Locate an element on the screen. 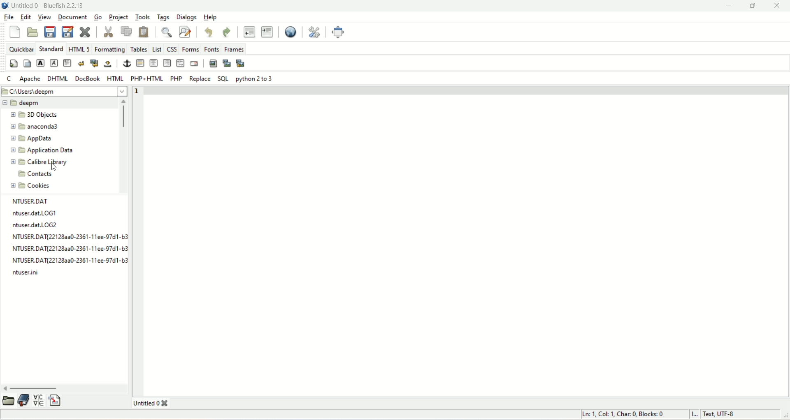 The width and height of the screenshot is (790, 420). dialogs is located at coordinates (187, 17).